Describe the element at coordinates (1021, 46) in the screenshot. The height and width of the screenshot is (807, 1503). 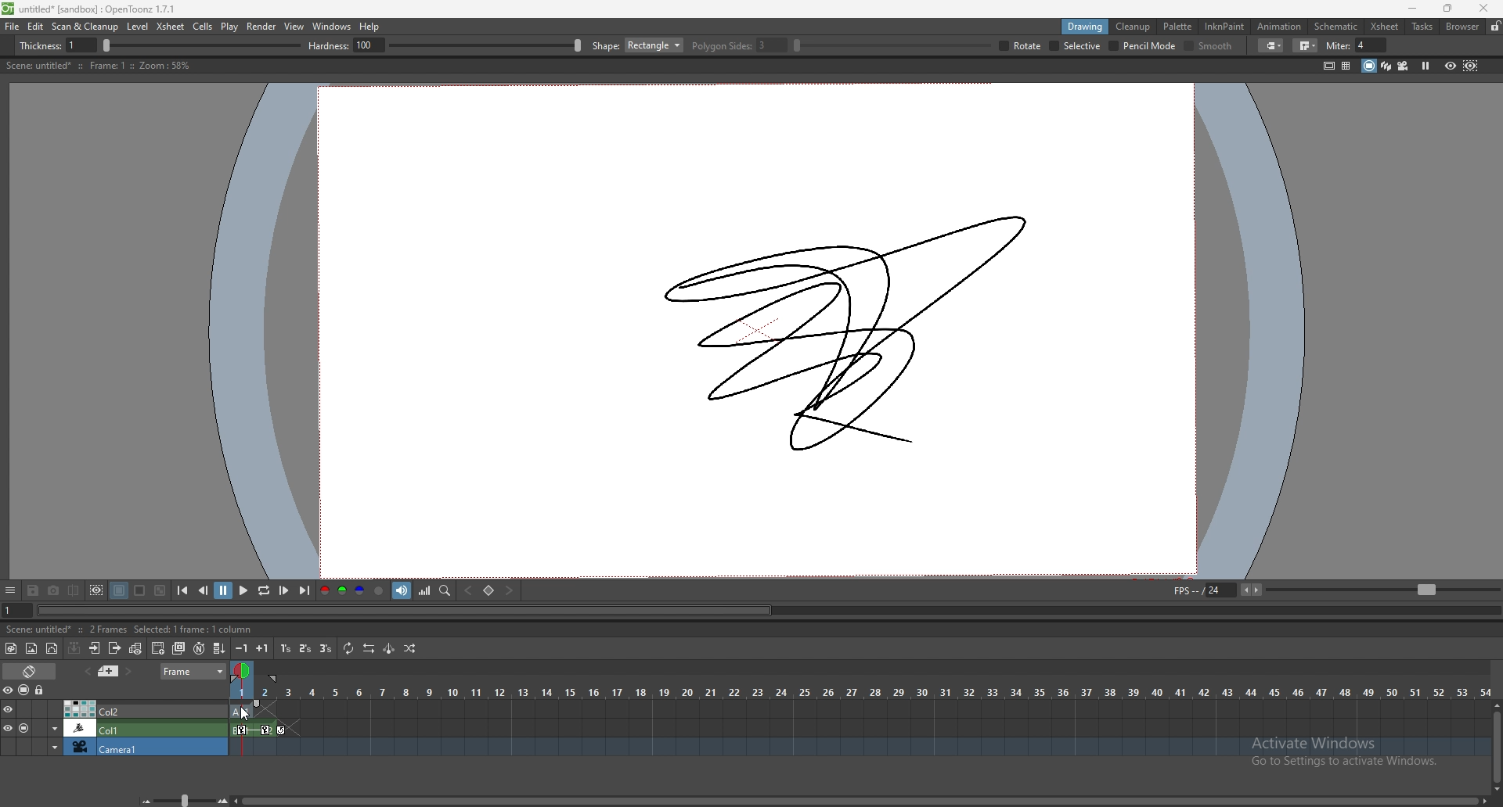
I see `rotate` at that location.